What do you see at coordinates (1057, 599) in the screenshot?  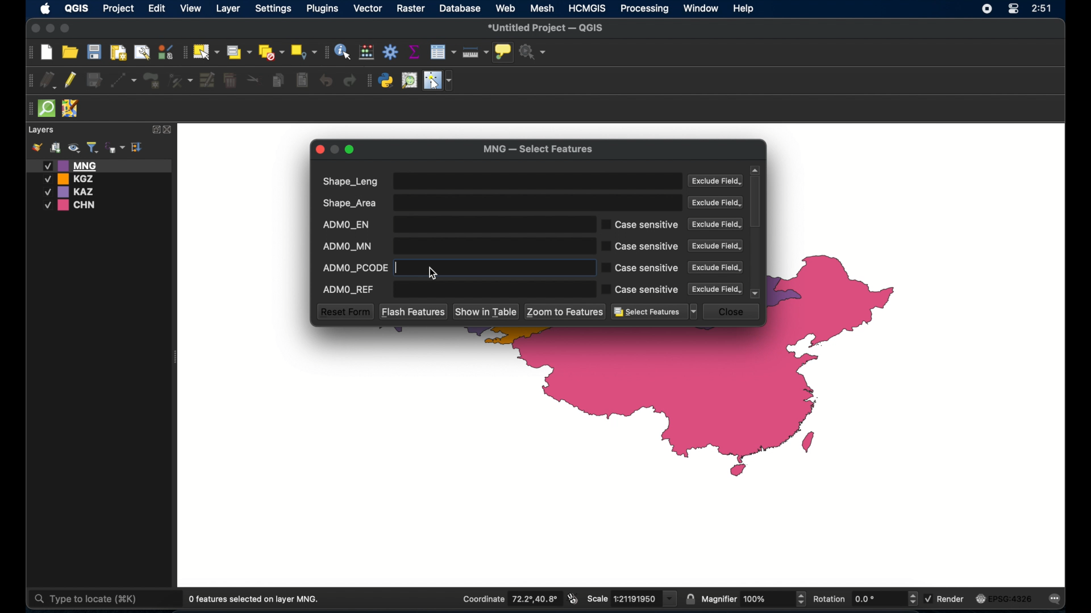 I see `messages` at bounding box center [1057, 599].